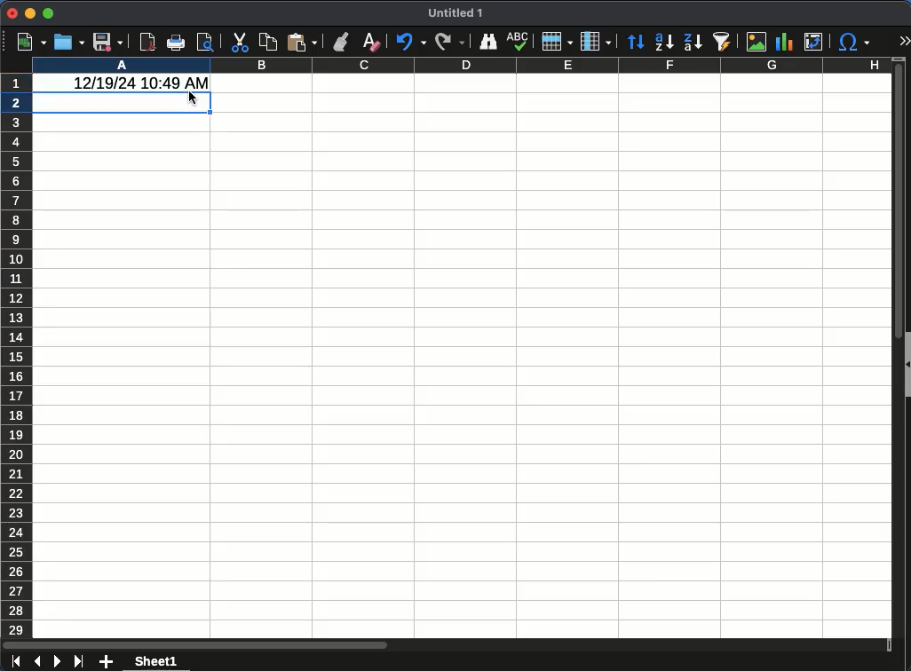 The image size is (911, 671). What do you see at coordinates (301, 43) in the screenshot?
I see `paste` at bounding box center [301, 43].